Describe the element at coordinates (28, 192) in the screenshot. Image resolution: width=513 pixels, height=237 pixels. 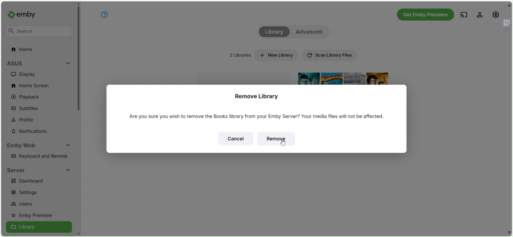
I see `Settings` at that location.